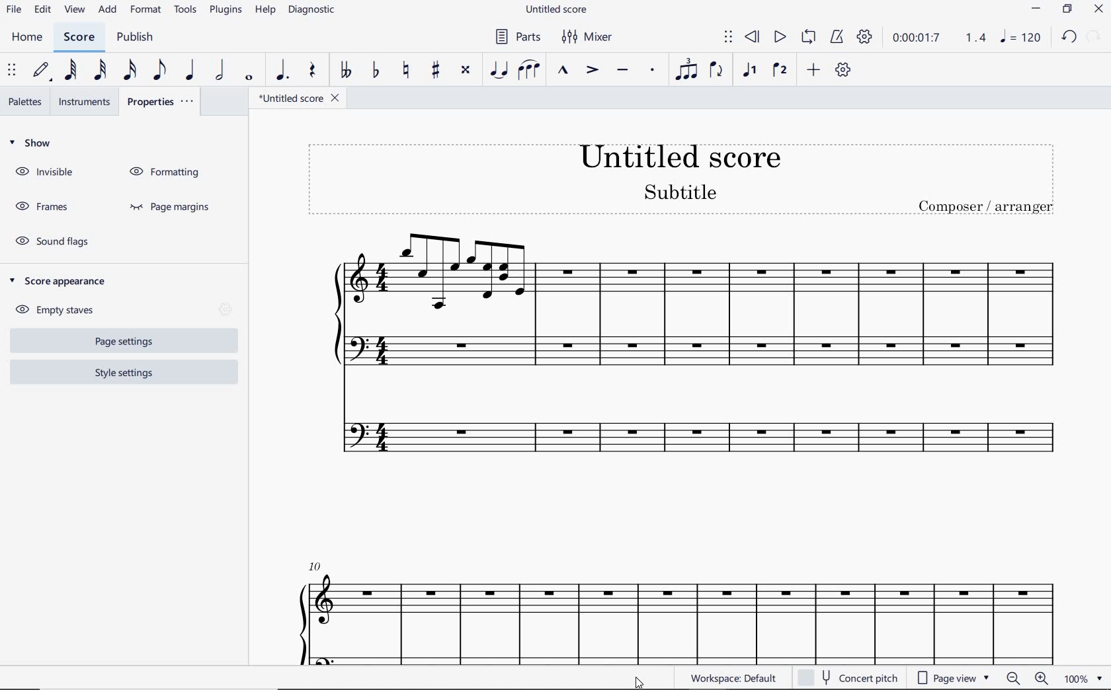  What do you see at coordinates (119, 342) in the screenshot?
I see `PAGE SETTINGS` at bounding box center [119, 342].